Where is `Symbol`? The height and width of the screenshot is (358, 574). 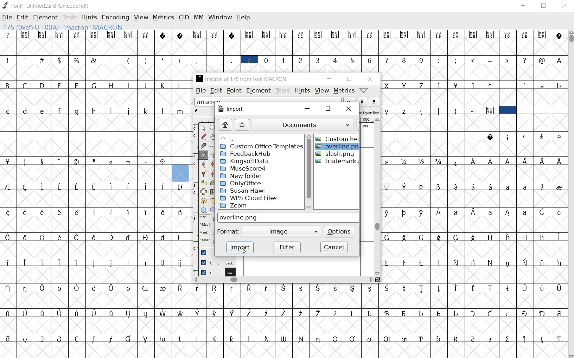
Symbol is located at coordinates (559, 187).